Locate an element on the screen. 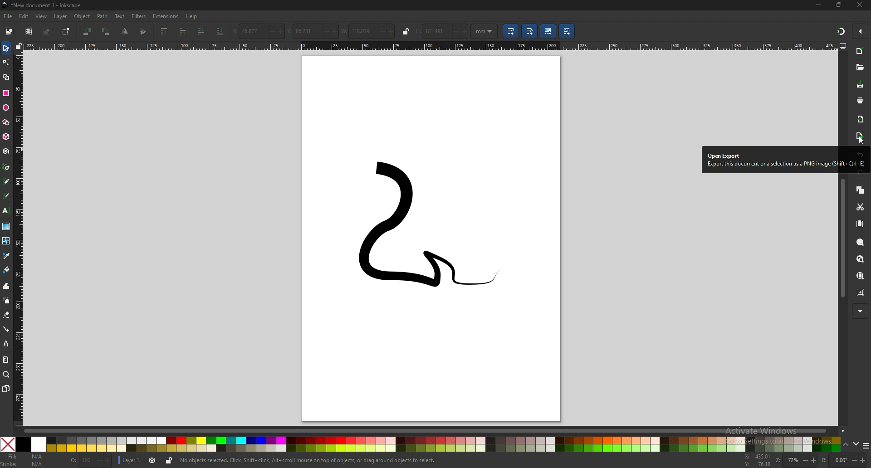 Image resolution: width=871 pixels, height=468 pixels. rotation is located at coordinates (841, 459).